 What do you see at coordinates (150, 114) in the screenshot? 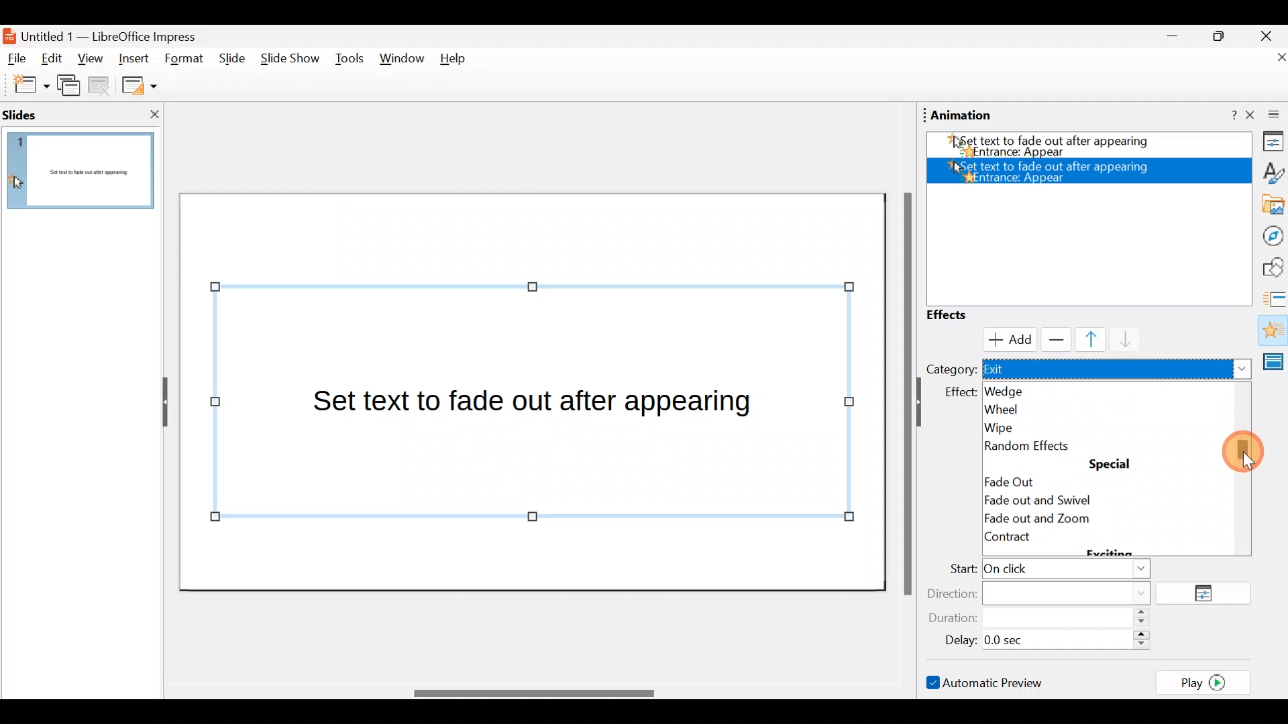
I see `Close slide pane` at bounding box center [150, 114].